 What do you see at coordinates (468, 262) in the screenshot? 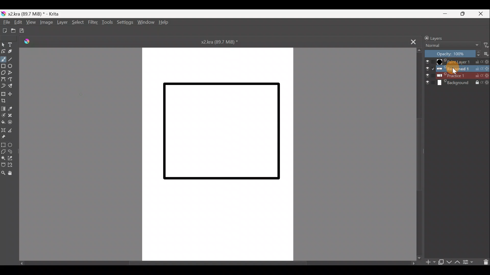
I see `View/change layer properties` at bounding box center [468, 262].